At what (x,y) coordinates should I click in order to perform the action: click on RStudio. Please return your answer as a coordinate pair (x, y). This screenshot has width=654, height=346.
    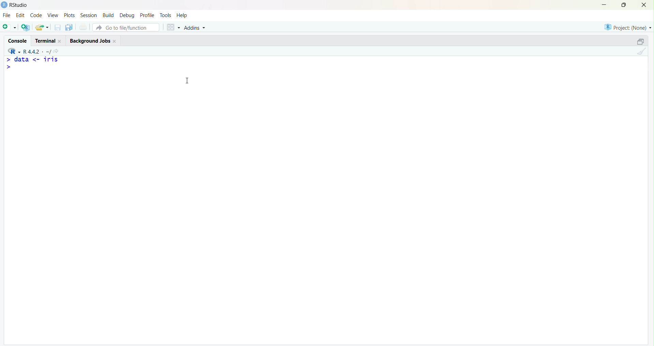
    Looking at the image, I should click on (16, 5).